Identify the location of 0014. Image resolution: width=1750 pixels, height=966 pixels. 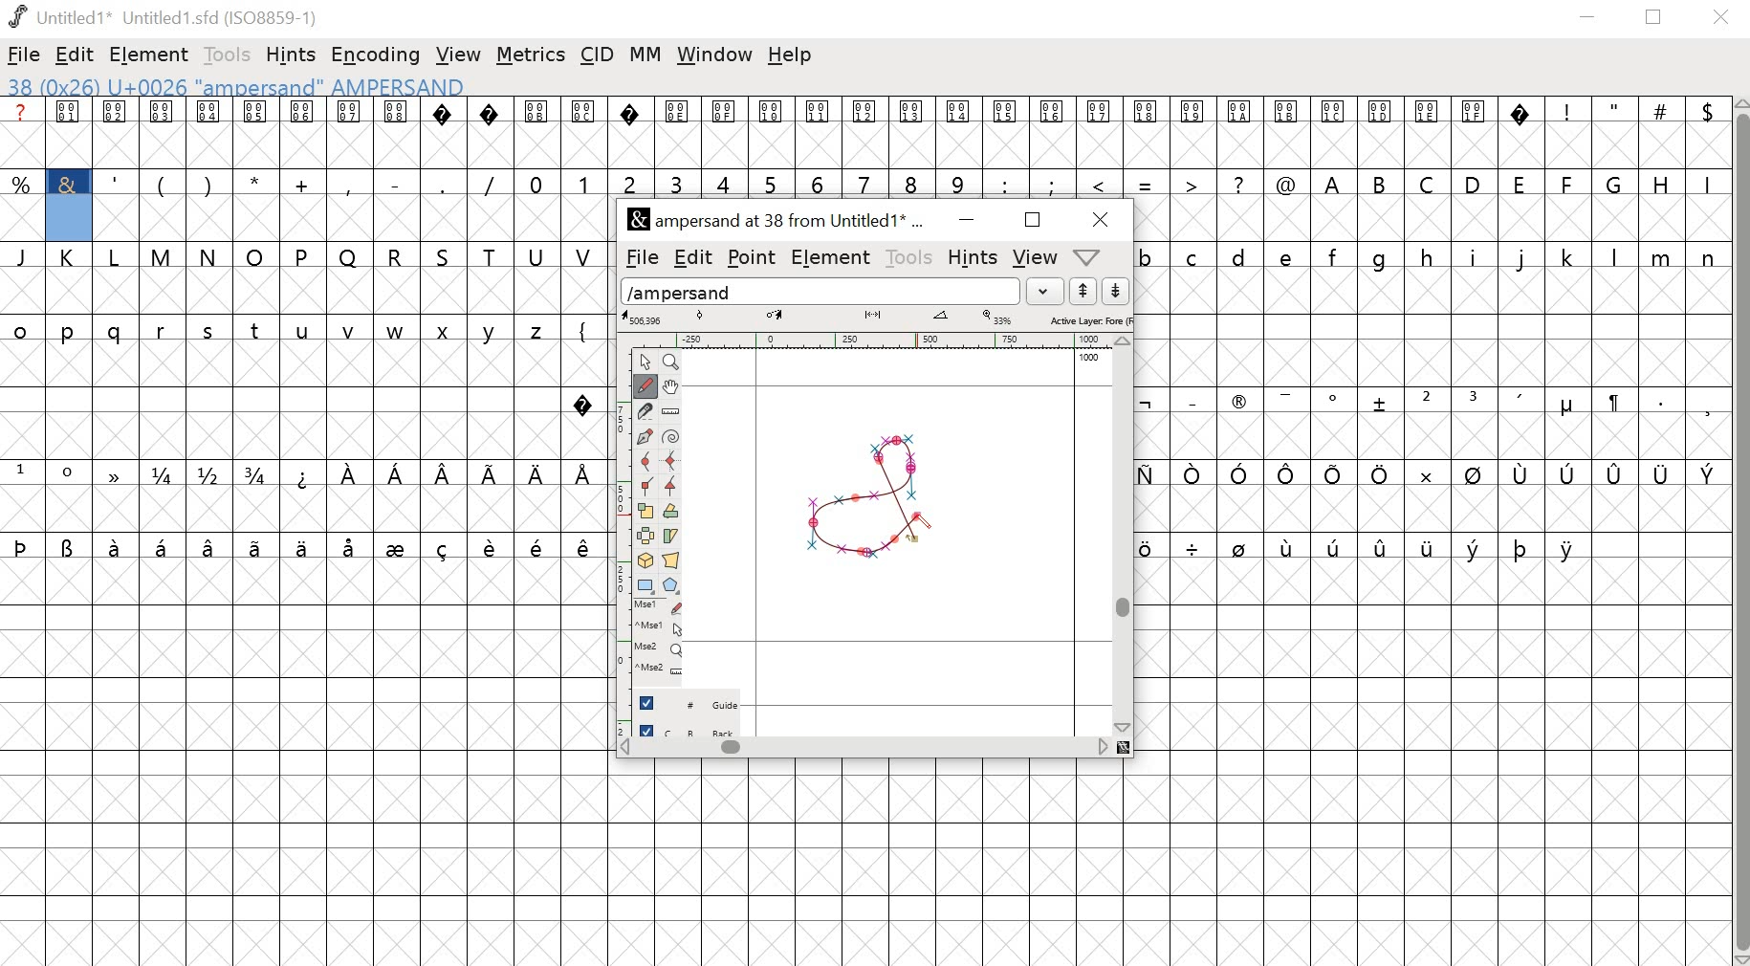
(959, 133).